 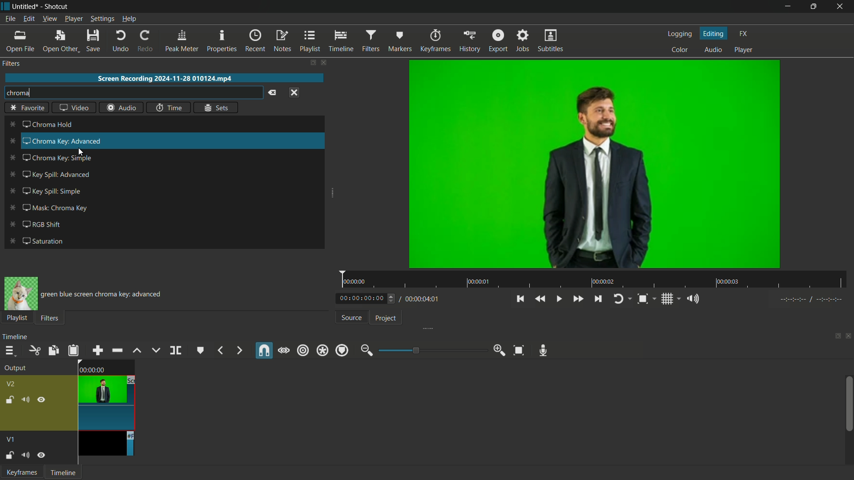 I want to click on edit menu, so click(x=28, y=19).